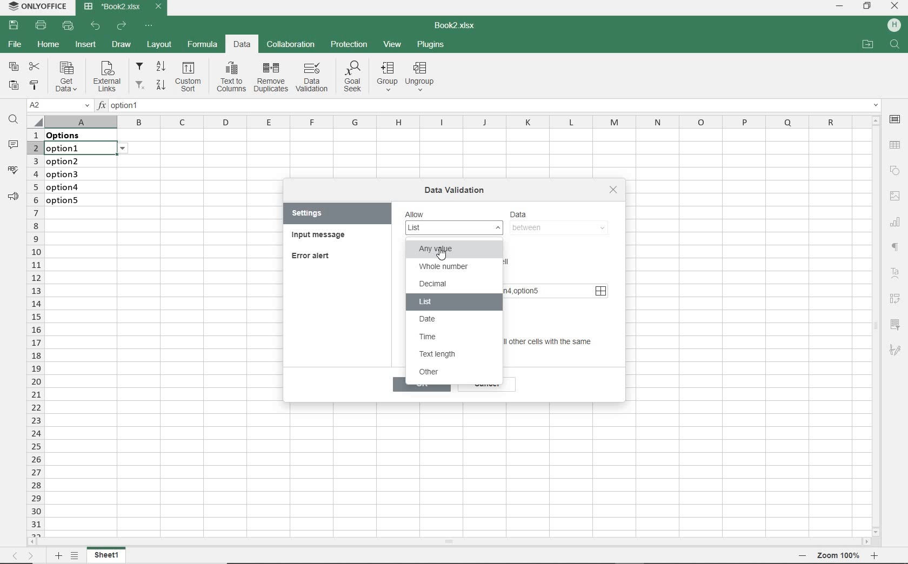 The width and height of the screenshot is (908, 564). I want to click on FORMULA, so click(201, 45).